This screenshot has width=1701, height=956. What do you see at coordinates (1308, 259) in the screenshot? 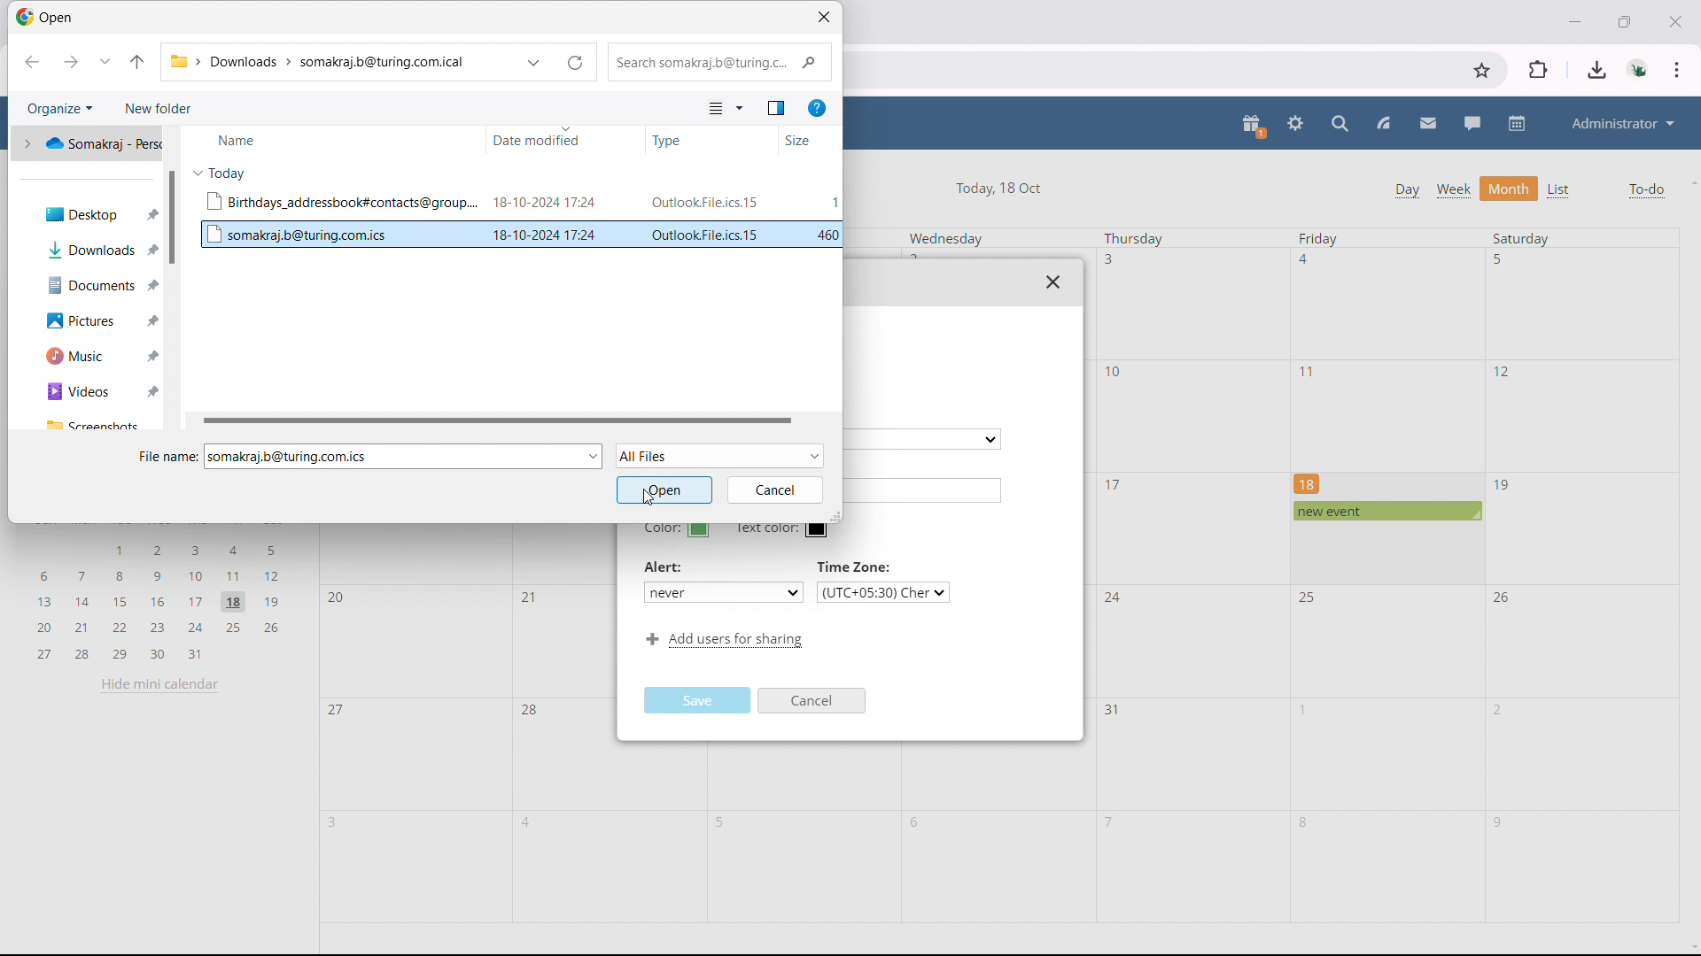
I see `4` at bounding box center [1308, 259].